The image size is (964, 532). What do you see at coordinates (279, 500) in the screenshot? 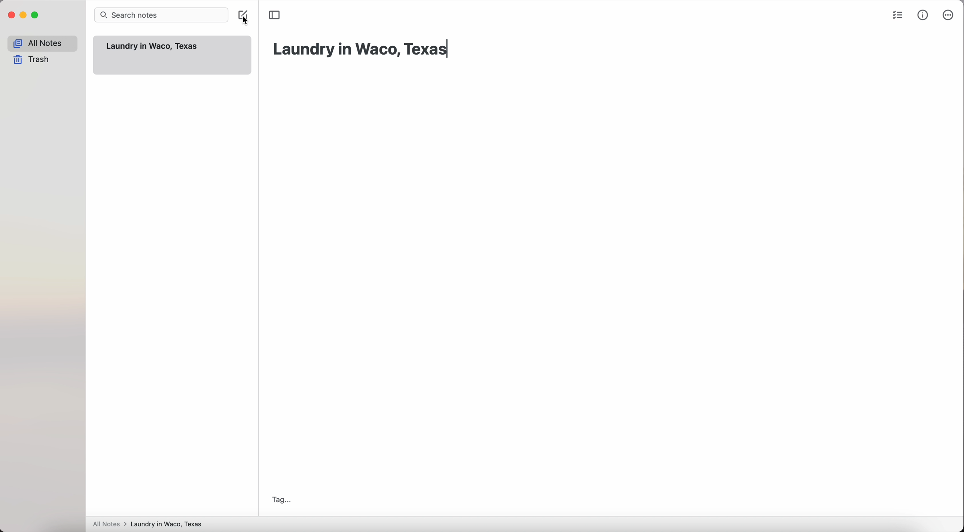
I see `tag` at bounding box center [279, 500].